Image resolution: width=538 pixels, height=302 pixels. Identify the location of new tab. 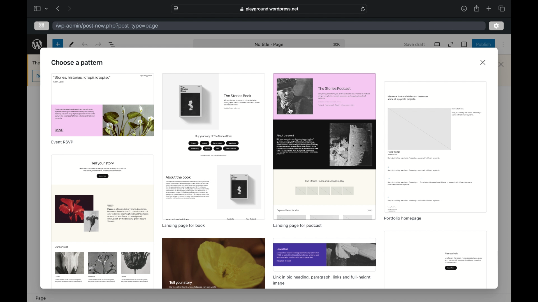
(489, 9).